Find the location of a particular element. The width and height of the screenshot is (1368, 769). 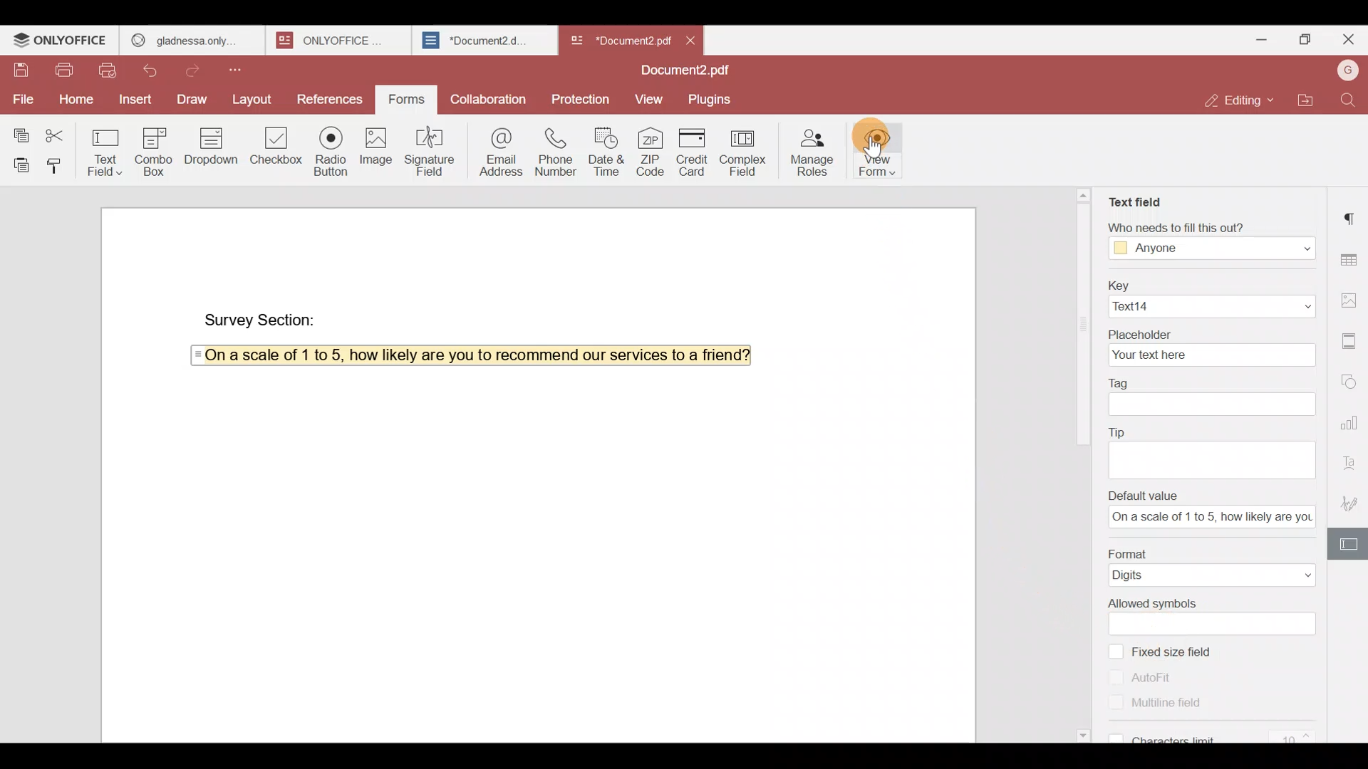

Copy style is located at coordinates (56, 162).